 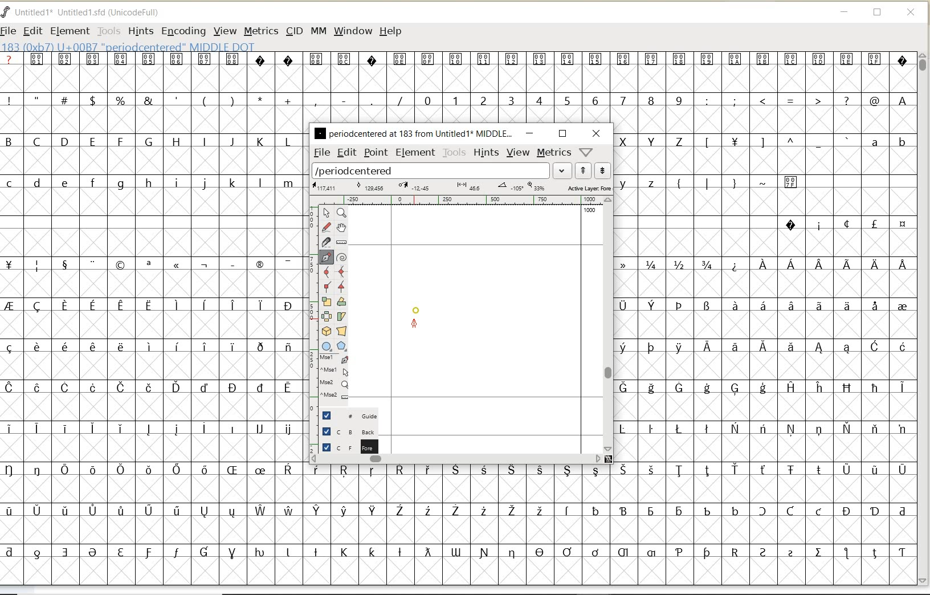 I want to click on FontForge Logo, so click(x=6, y=11).